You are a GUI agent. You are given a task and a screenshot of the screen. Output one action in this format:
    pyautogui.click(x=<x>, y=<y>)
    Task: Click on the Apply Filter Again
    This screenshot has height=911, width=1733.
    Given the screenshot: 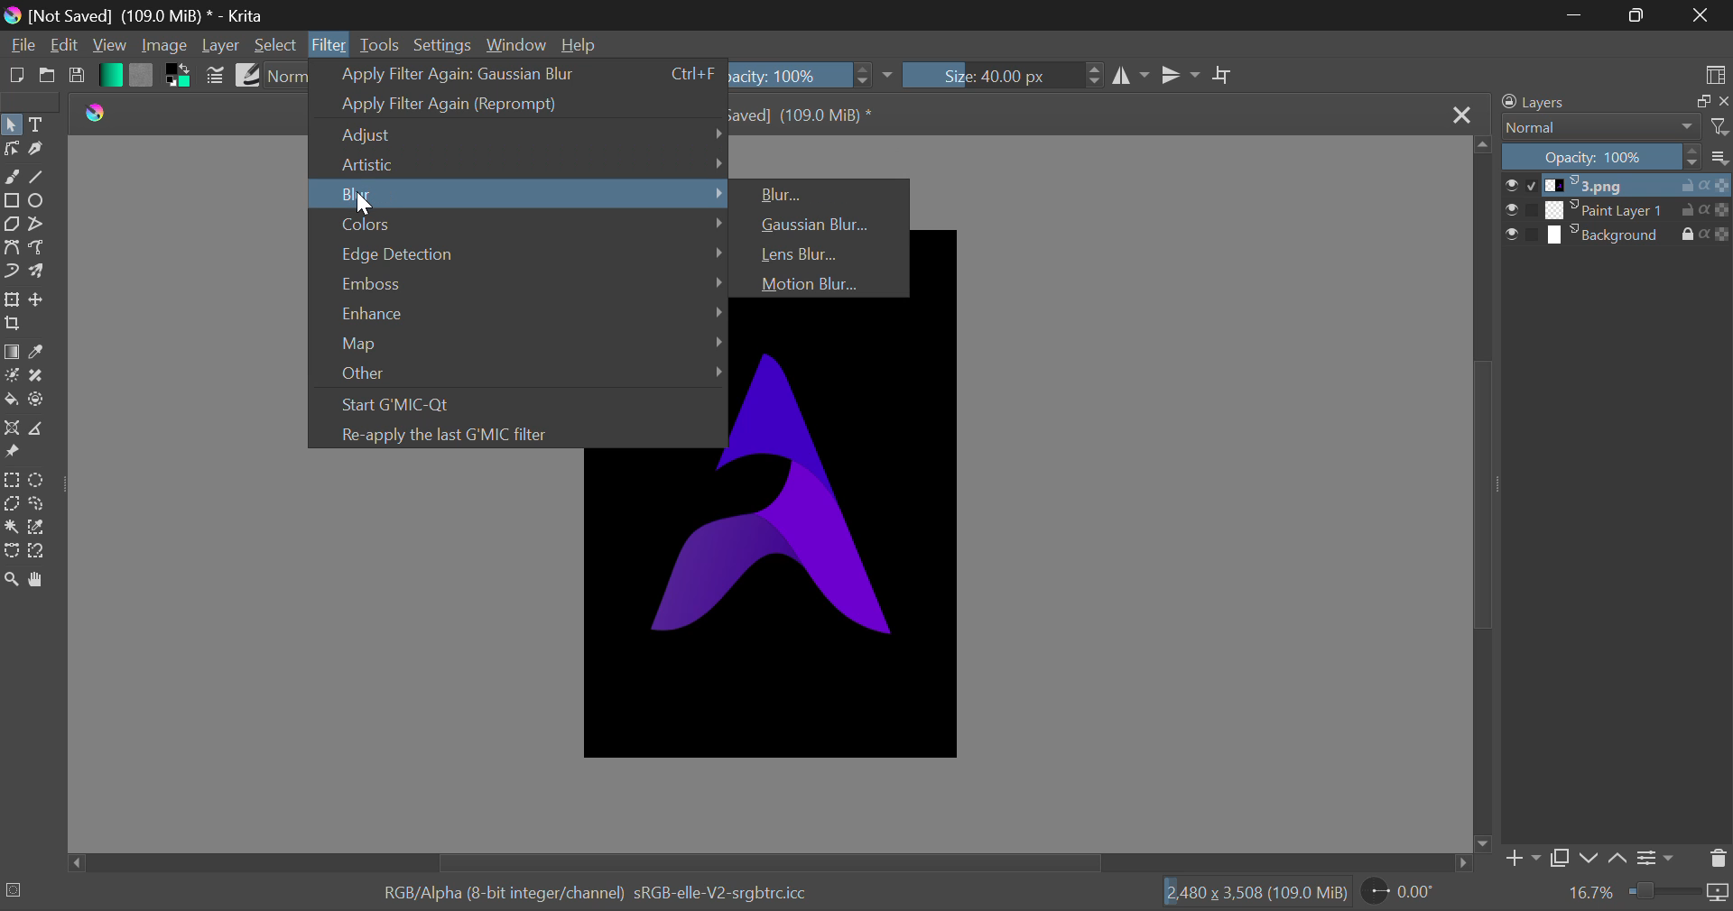 What is the action you would take?
    pyautogui.click(x=475, y=74)
    